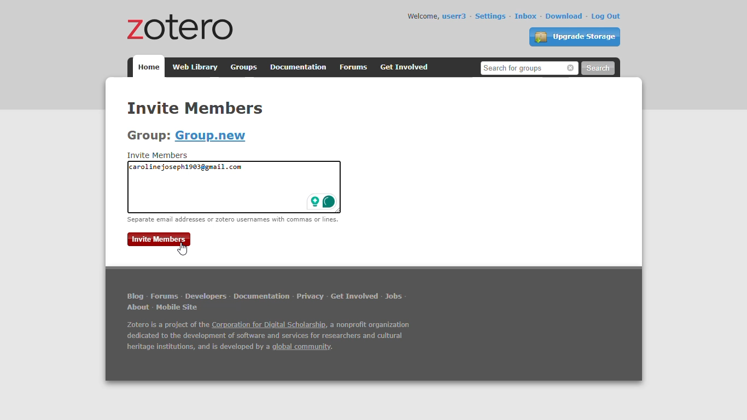 The width and height of the screenshot is (747, 420). I want to click on group: Group.new, so click(186, 136).